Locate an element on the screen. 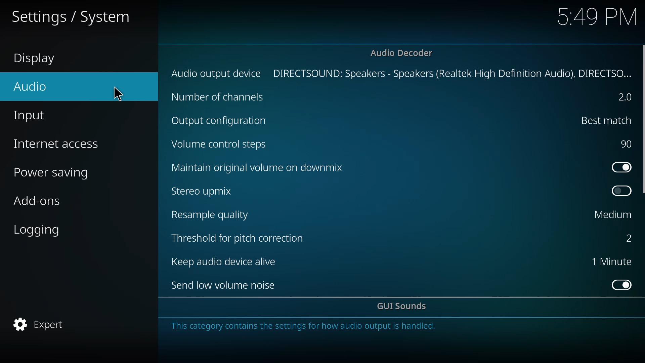 This screenshot has height=363, width=645. info is located at coordinates (307, 327).